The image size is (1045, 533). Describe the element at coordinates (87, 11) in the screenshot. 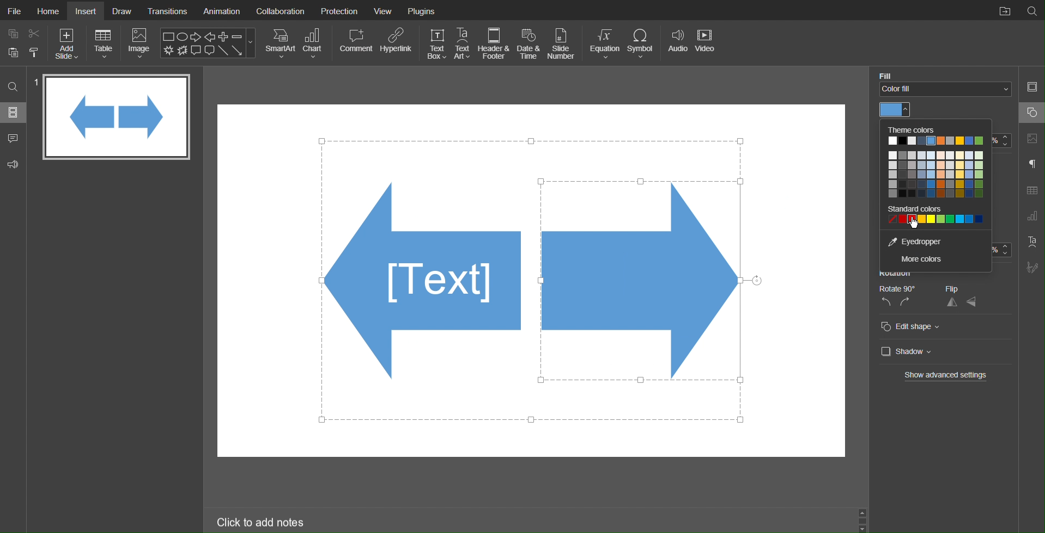

I see `Insert` at that location.